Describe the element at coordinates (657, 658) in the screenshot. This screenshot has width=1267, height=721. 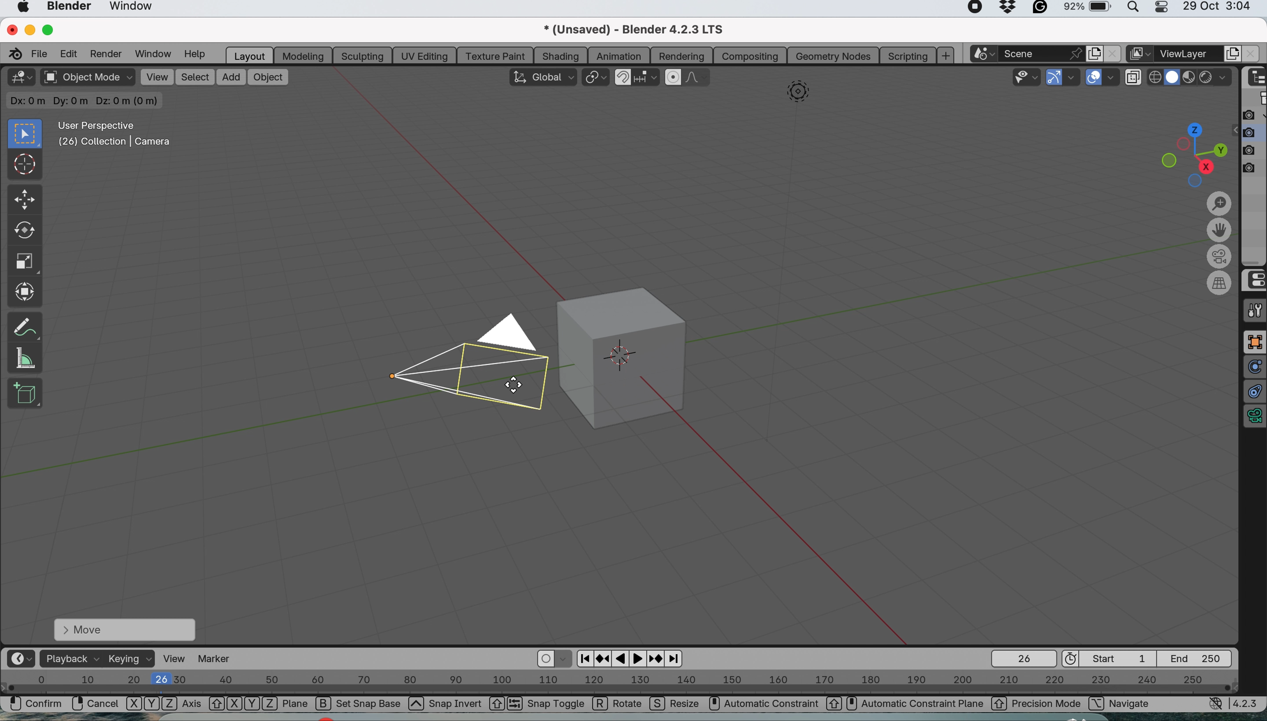
I see `Forward` at that location.